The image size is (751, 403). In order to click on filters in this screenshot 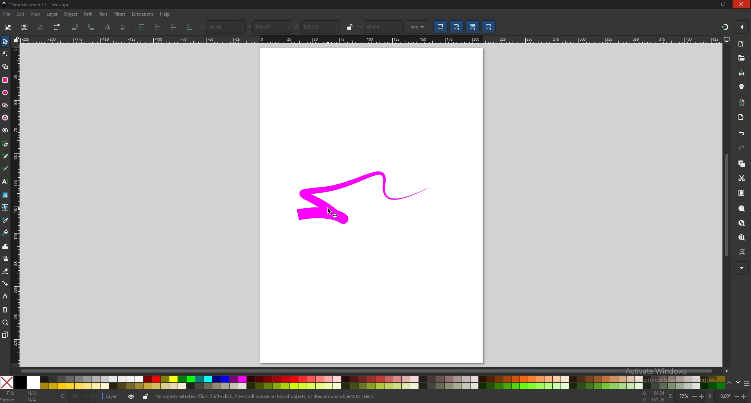, I will do `click(119, 14)`.